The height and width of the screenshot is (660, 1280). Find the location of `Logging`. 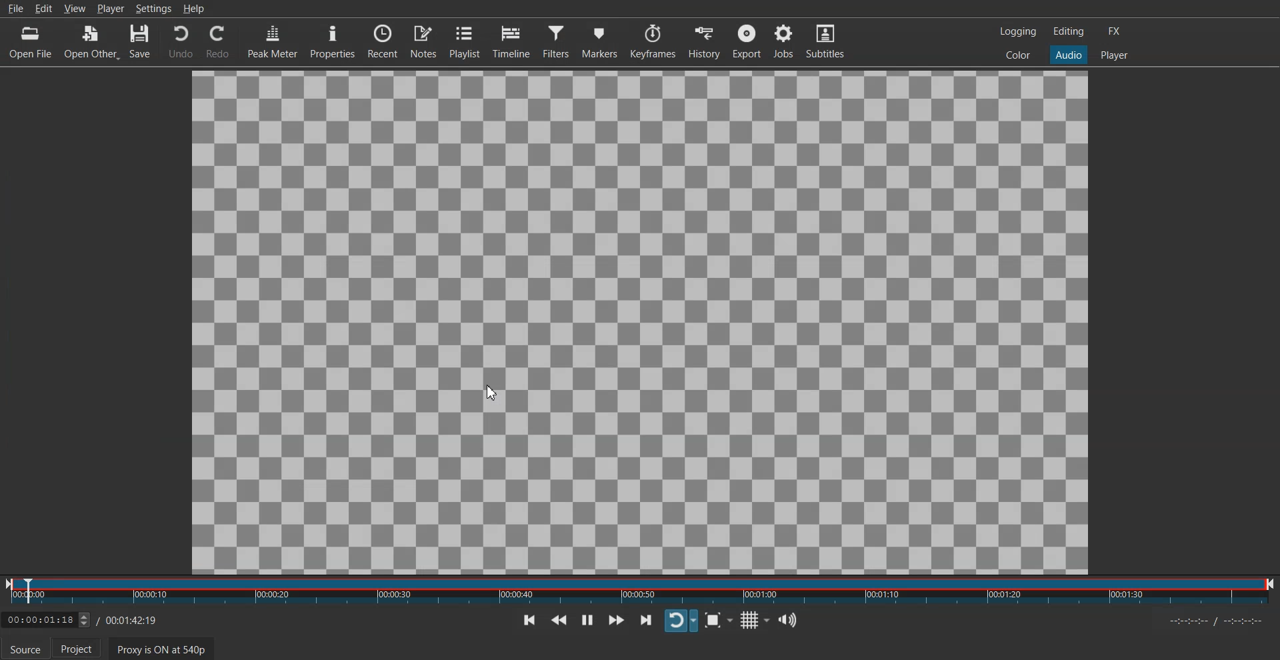

Logging is located at coordinates (1017, 31).